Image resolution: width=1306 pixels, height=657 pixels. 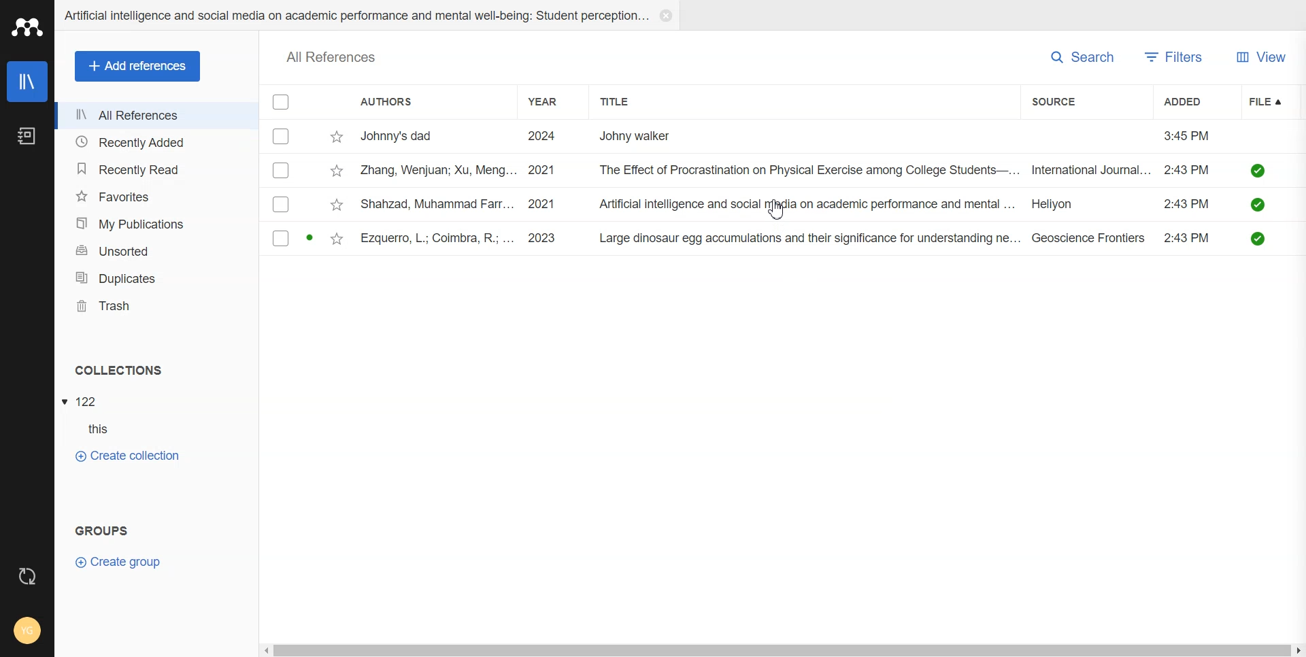 What do you see at coordinates (439, 135) in the screenshot?
I see `johnny's dad` at bounding box center [439, 135].